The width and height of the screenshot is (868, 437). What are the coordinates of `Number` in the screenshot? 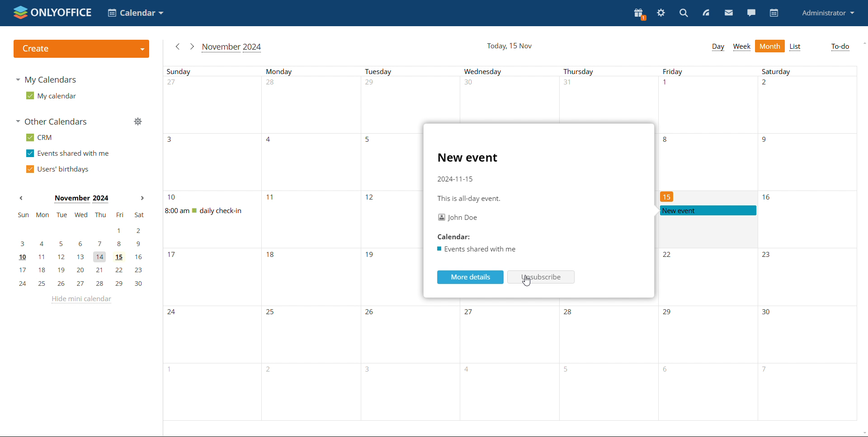 It's located at (567, 84).